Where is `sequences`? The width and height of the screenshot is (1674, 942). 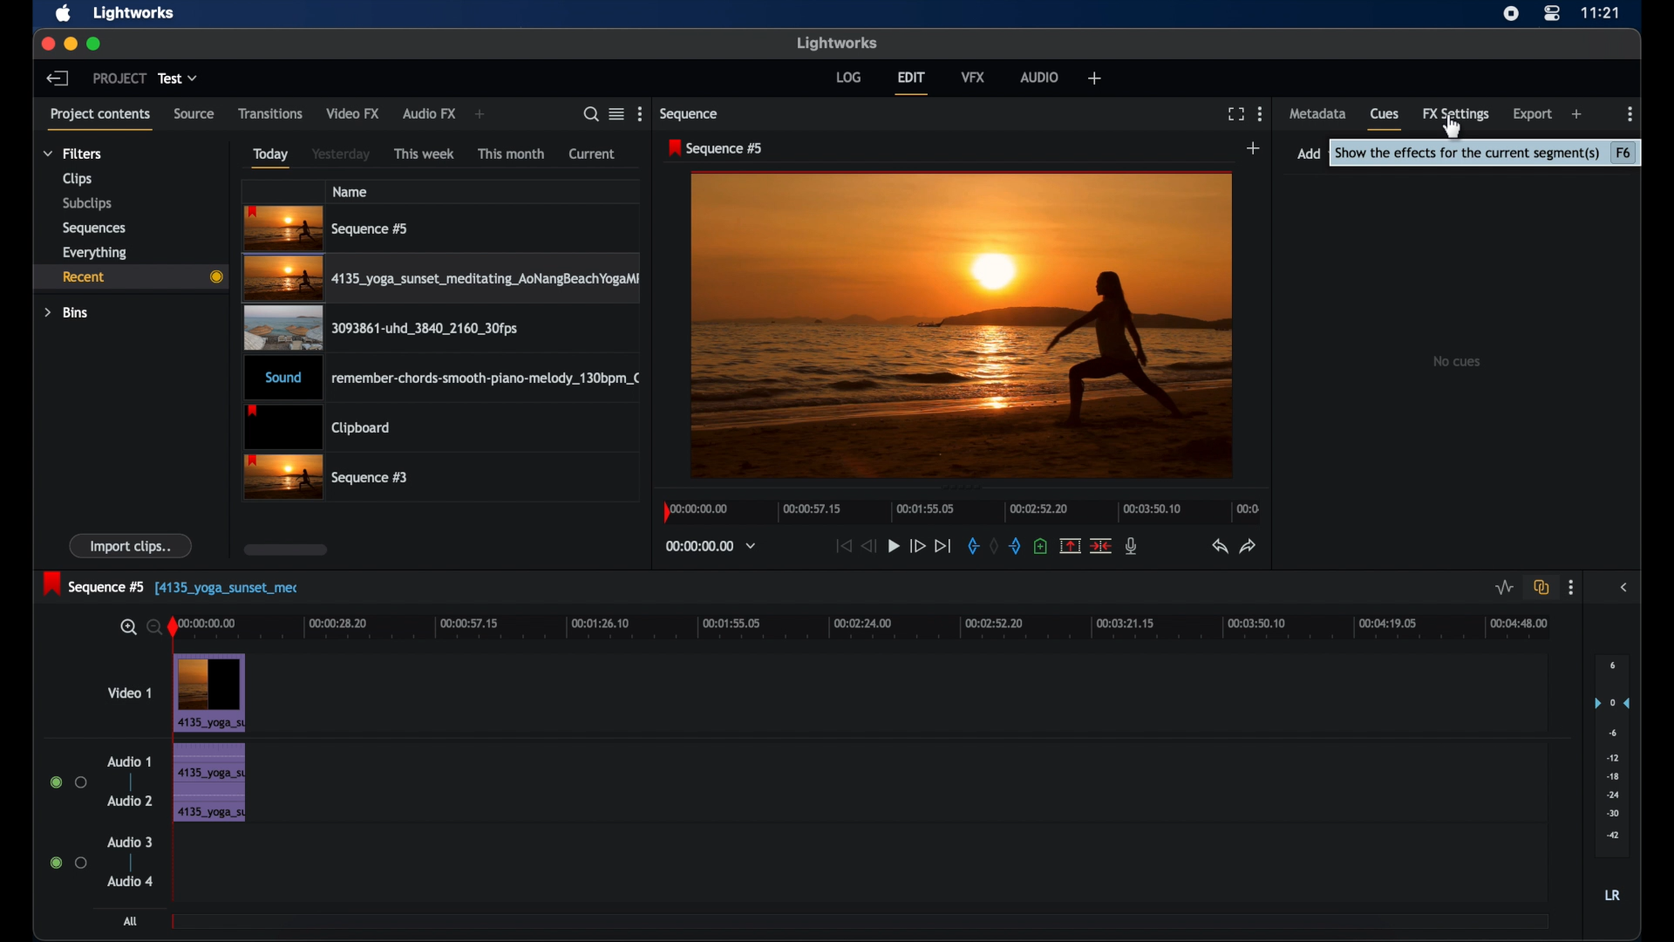
sequences is located at coordinates (94, 229).